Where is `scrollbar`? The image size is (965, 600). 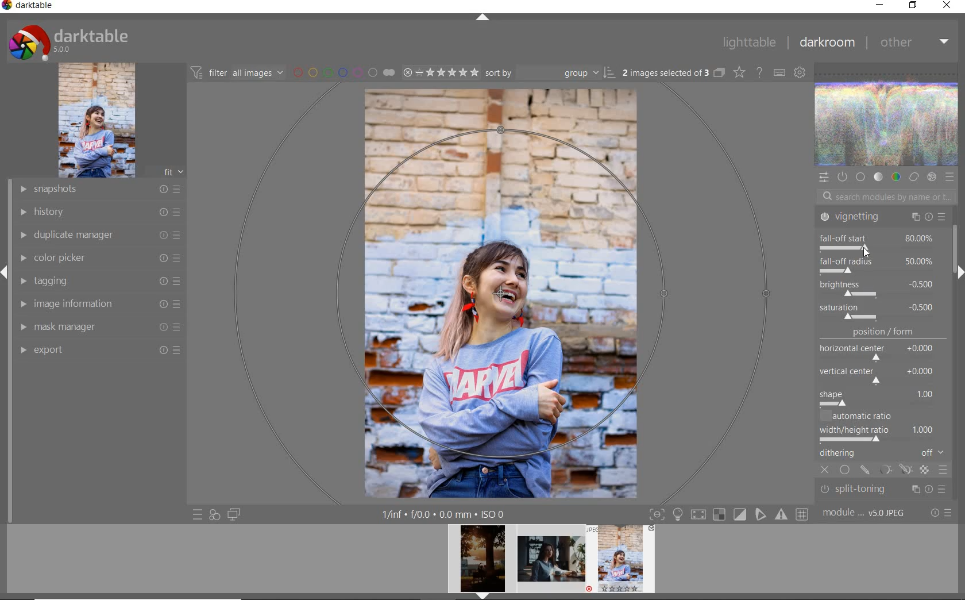 scrollbar is located at coordinates (959, 244).